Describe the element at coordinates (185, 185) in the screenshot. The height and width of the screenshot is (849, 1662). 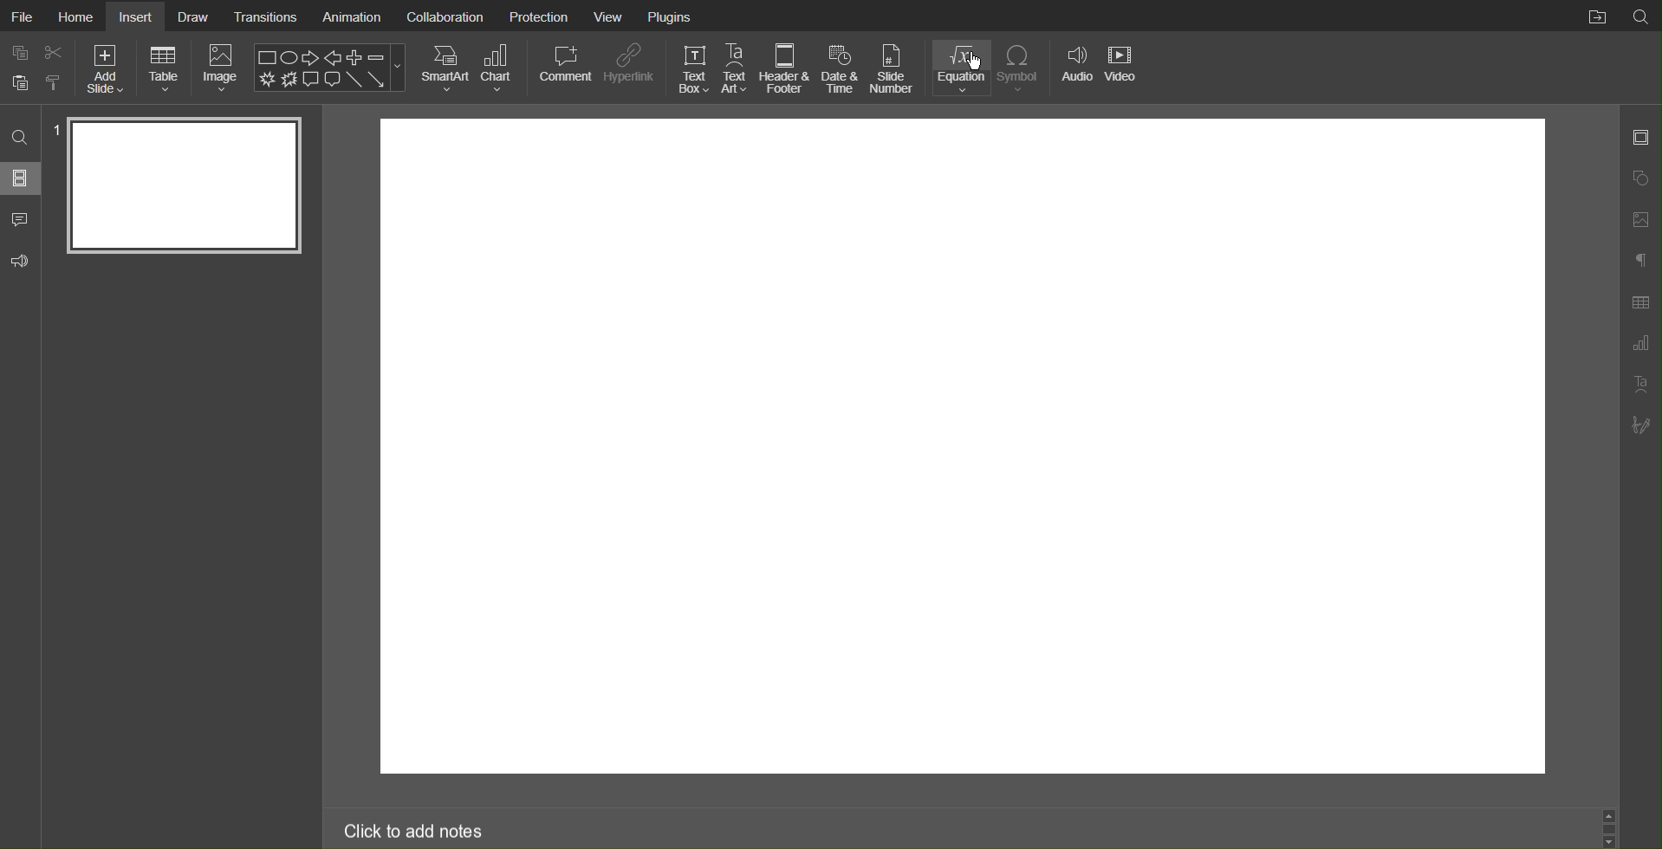
I see `Slide 1` at that location.